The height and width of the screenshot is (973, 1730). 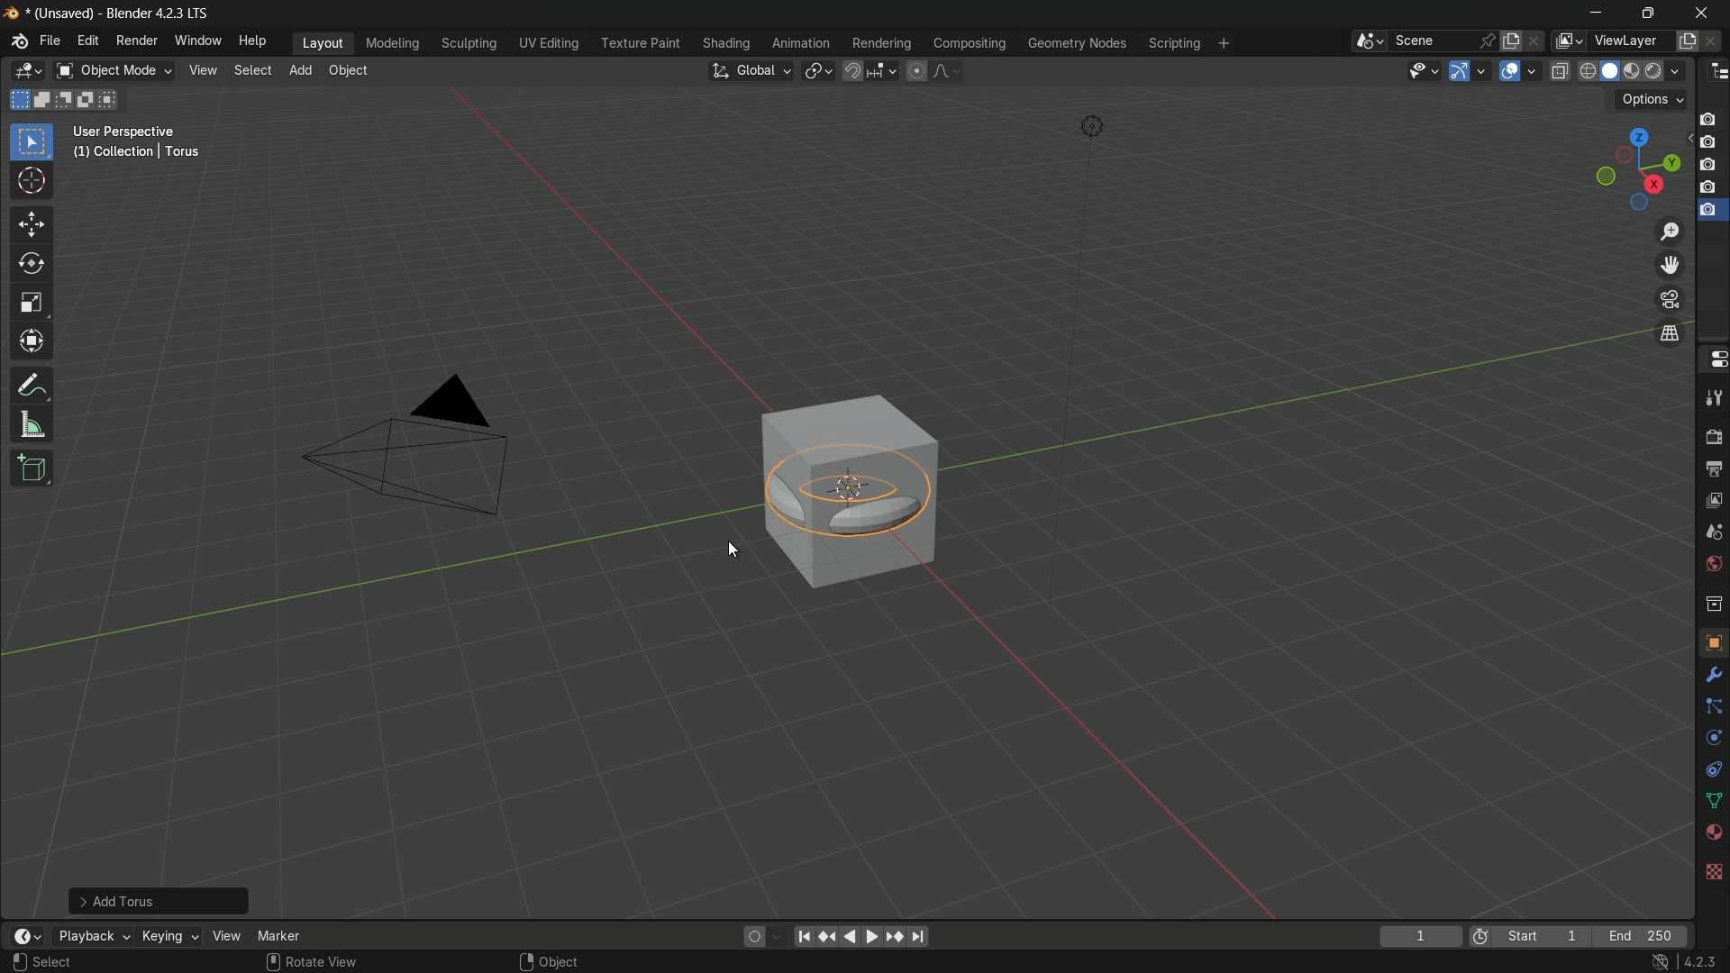 What do you see at coordinates (1547, 937) in the screenshot?
I see `Start 1` at bounding box center [1547, 937].